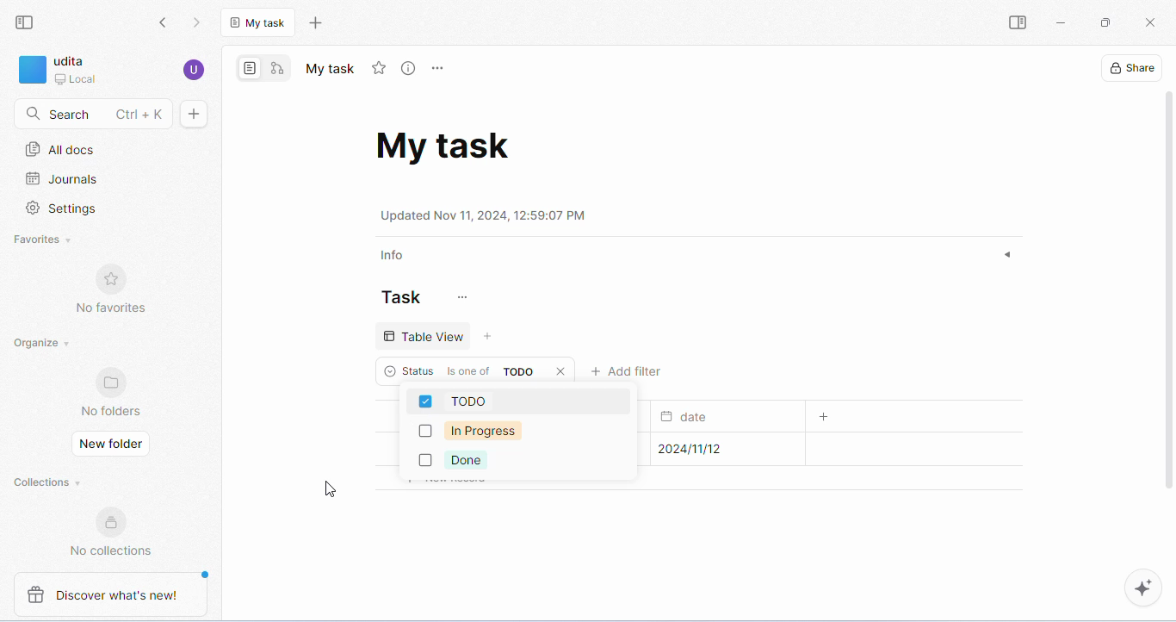  Describe the element at coordinates (276, 68) in the screenshot. I see `edgeless mode` at that location.